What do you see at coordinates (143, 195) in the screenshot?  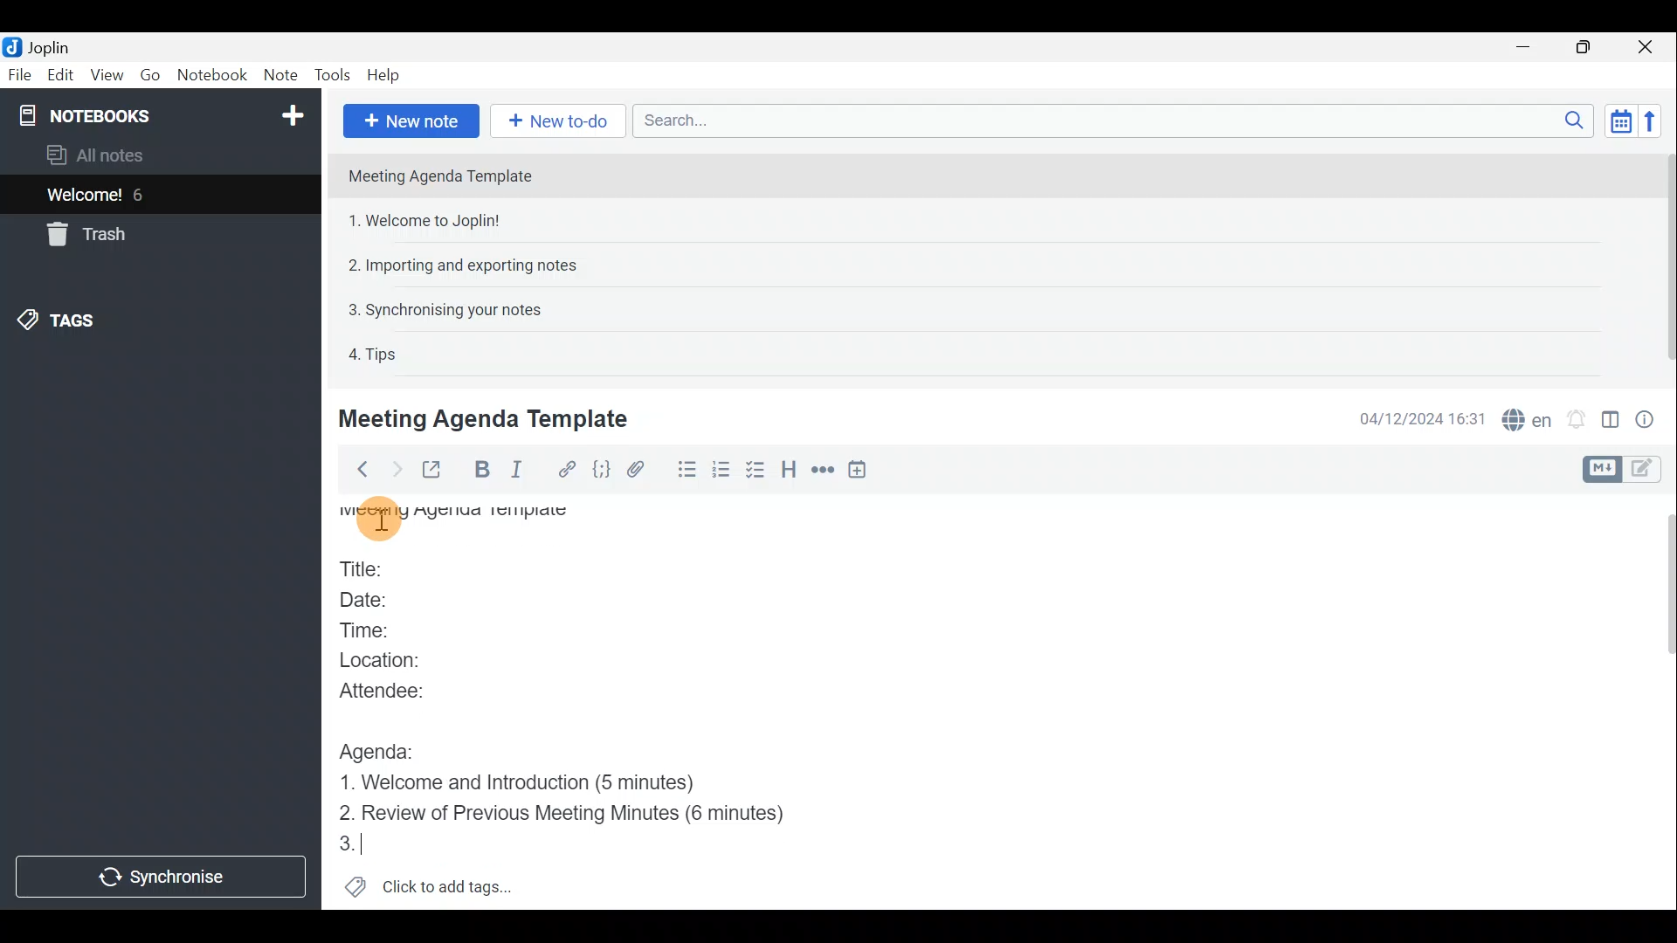 I see `6` at bounding box center [143, 195].